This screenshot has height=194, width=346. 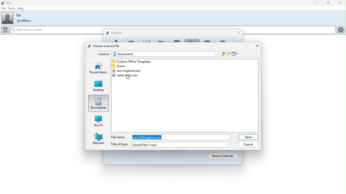 I want to click on Create a new folder, so click(x=229, y=54).